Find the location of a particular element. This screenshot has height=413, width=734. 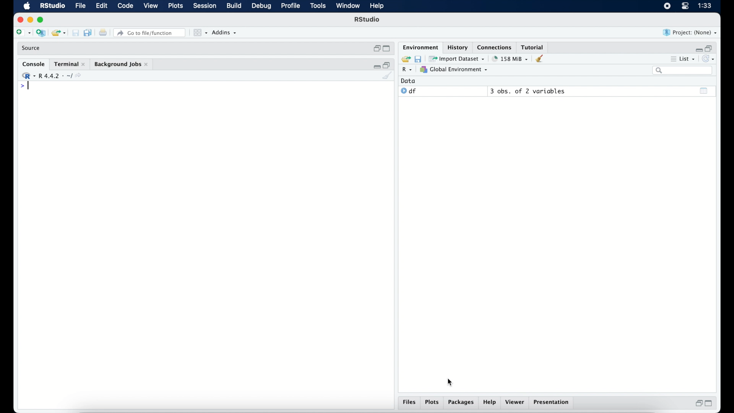

Go to file/function is located at coordinates (149, 33).